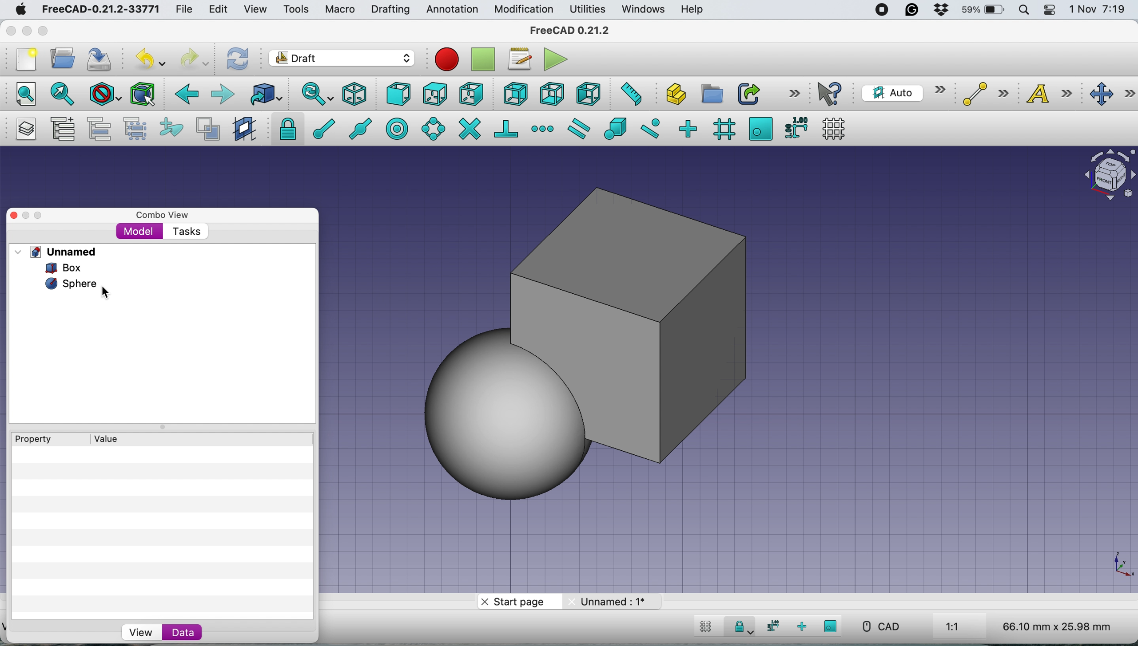 The width and height of the screenshot is (1138, 646). I want to click on drafting, so click(390, 10).